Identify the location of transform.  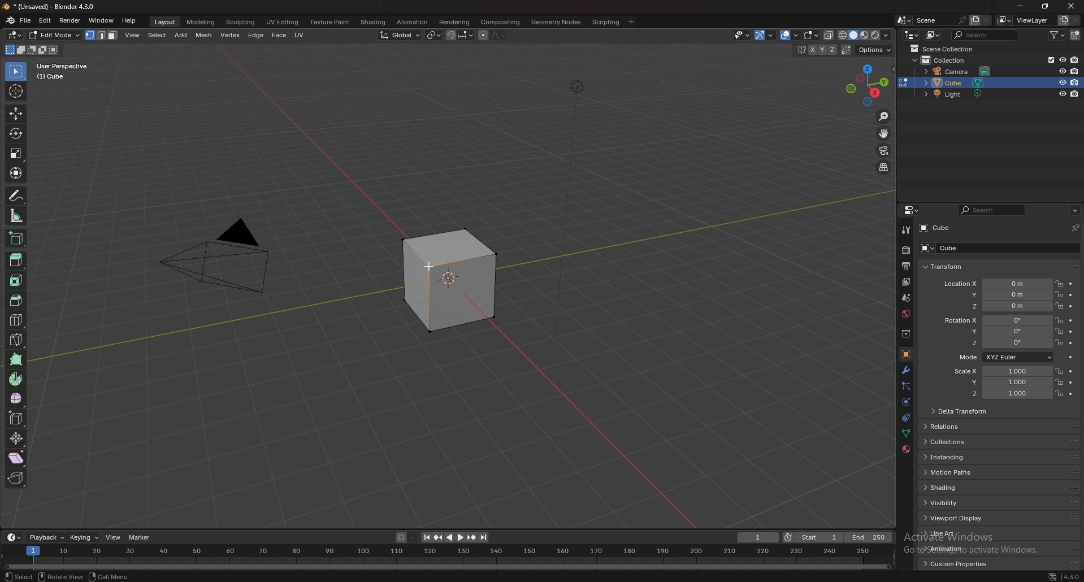
(947, 267).